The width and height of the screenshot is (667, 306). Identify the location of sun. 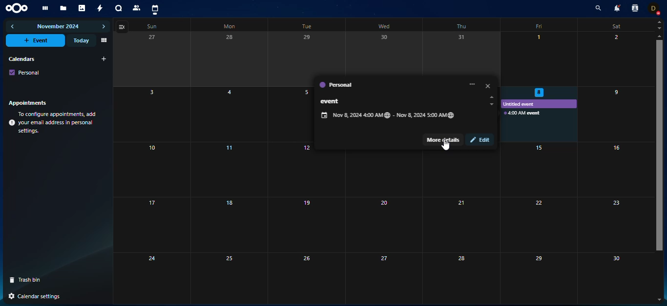
(150, 27).